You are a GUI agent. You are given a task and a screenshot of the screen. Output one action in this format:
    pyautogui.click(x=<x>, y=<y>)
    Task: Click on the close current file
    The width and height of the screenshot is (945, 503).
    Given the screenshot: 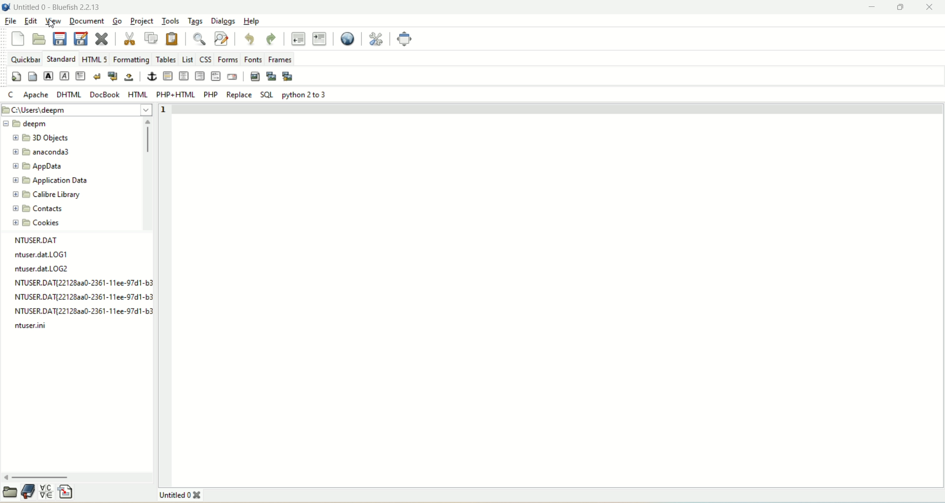 What is the action you would take?
    pyautogui.click(x=102, y=39)
    